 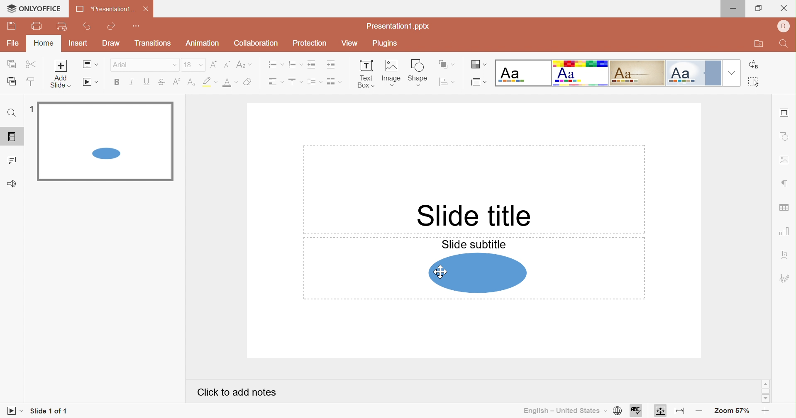 What do you see at coordinates (479, 82) in the screenshot?
I see `Select slide size` at bounding box center [479, 82].